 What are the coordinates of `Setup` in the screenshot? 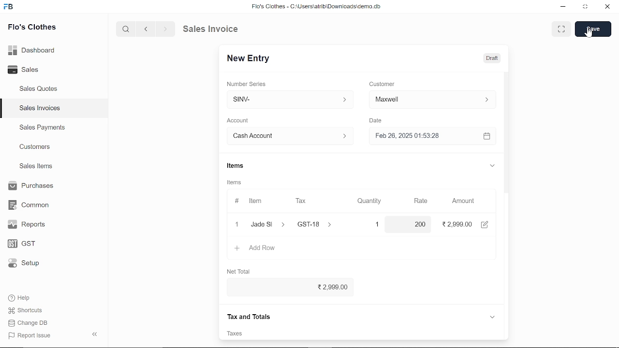 It's located at (30, 264).